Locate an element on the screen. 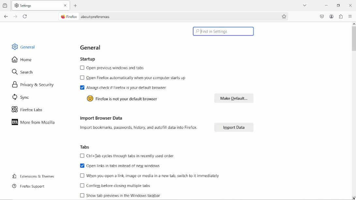  Firefox is not your default browser. is located at coordinates (127, 98).